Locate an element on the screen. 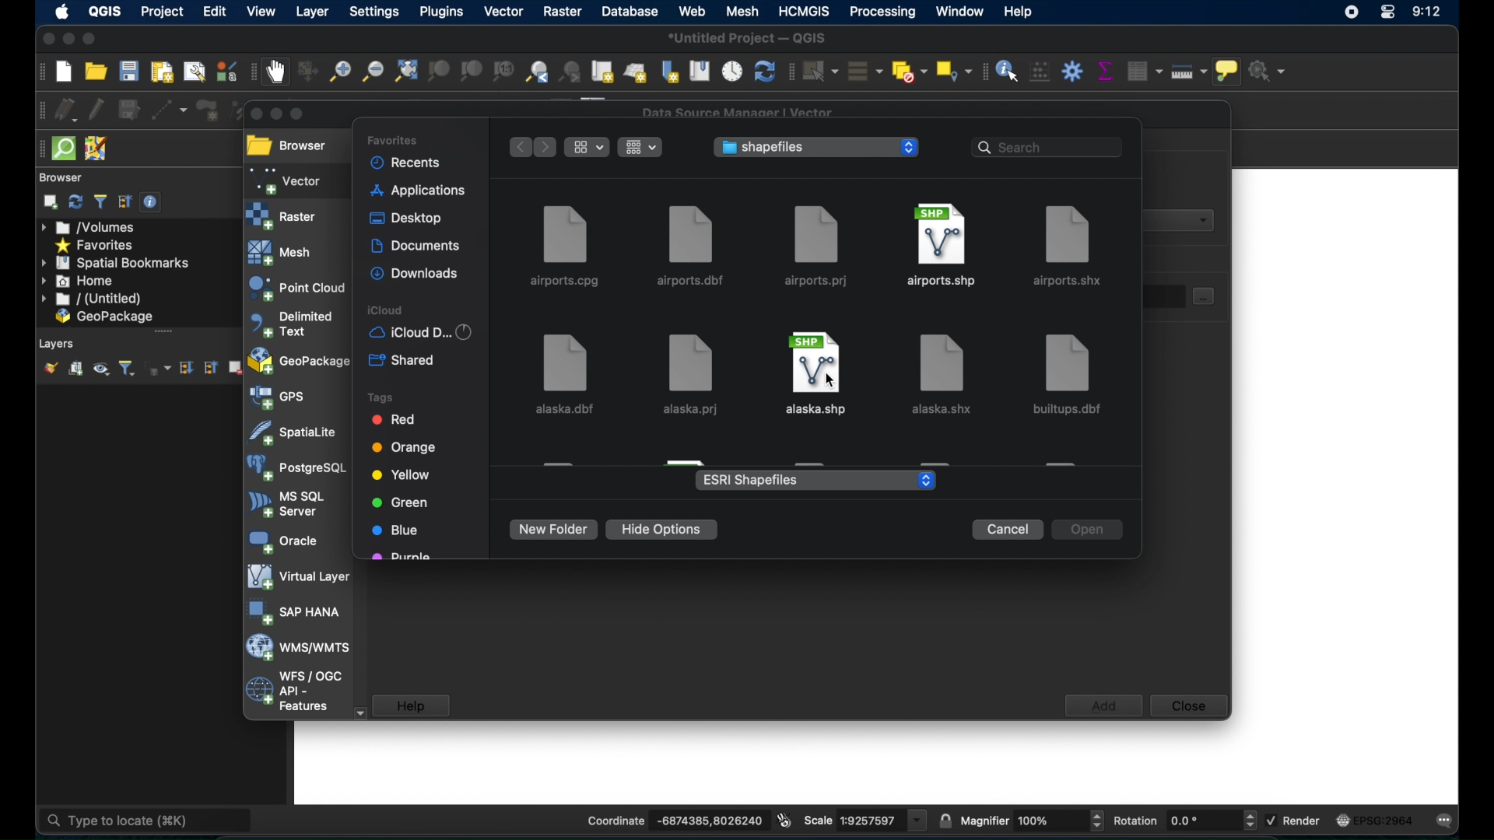  collapse all is located at coordinates (125, 202).